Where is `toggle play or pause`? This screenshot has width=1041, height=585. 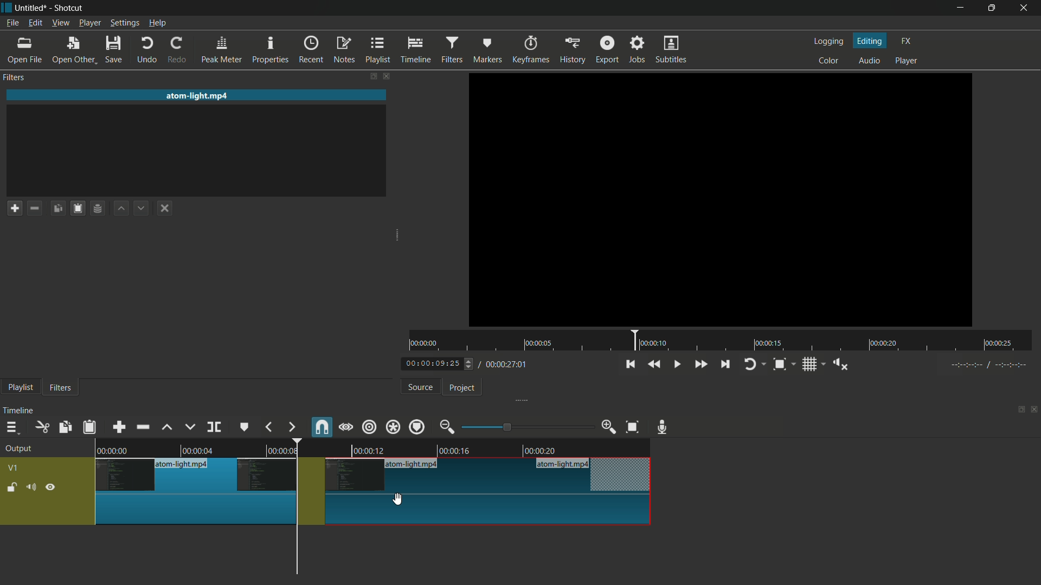 toggle play or pause is located at coordinates (676, 363).